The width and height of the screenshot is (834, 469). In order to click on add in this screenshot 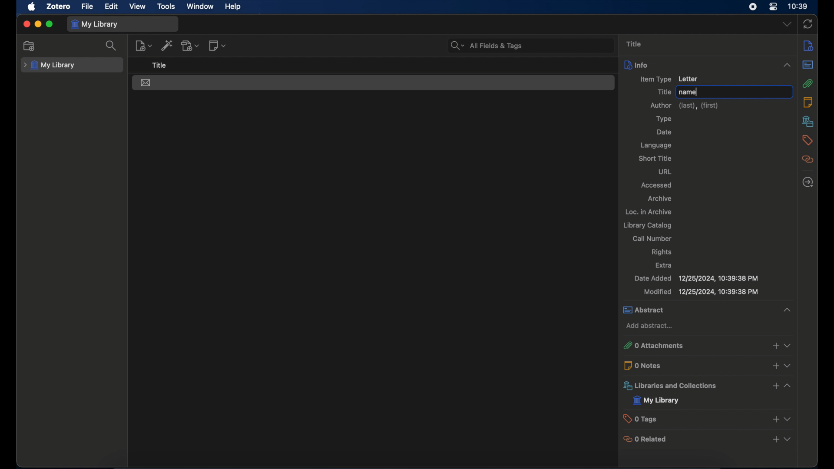, I will do `click(775, 439)`.